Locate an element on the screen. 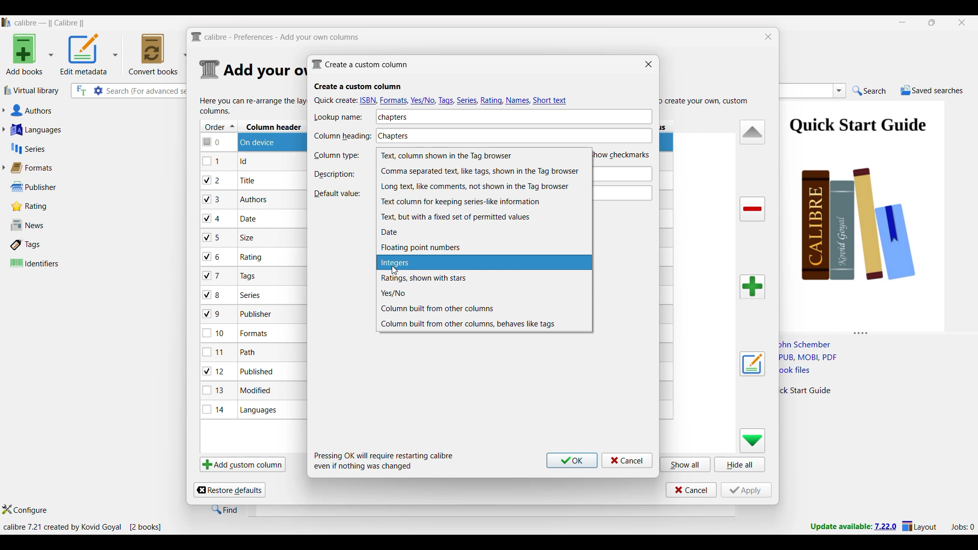 This screenshot has height=550, width=978. Current jobs is located at coordinates (962, 527).